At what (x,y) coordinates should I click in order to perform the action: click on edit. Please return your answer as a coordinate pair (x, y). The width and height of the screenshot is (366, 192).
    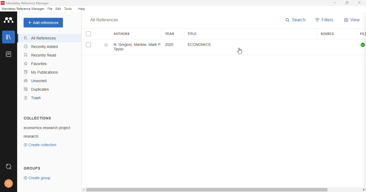
    Looking at the image, I should click on (58, 9).